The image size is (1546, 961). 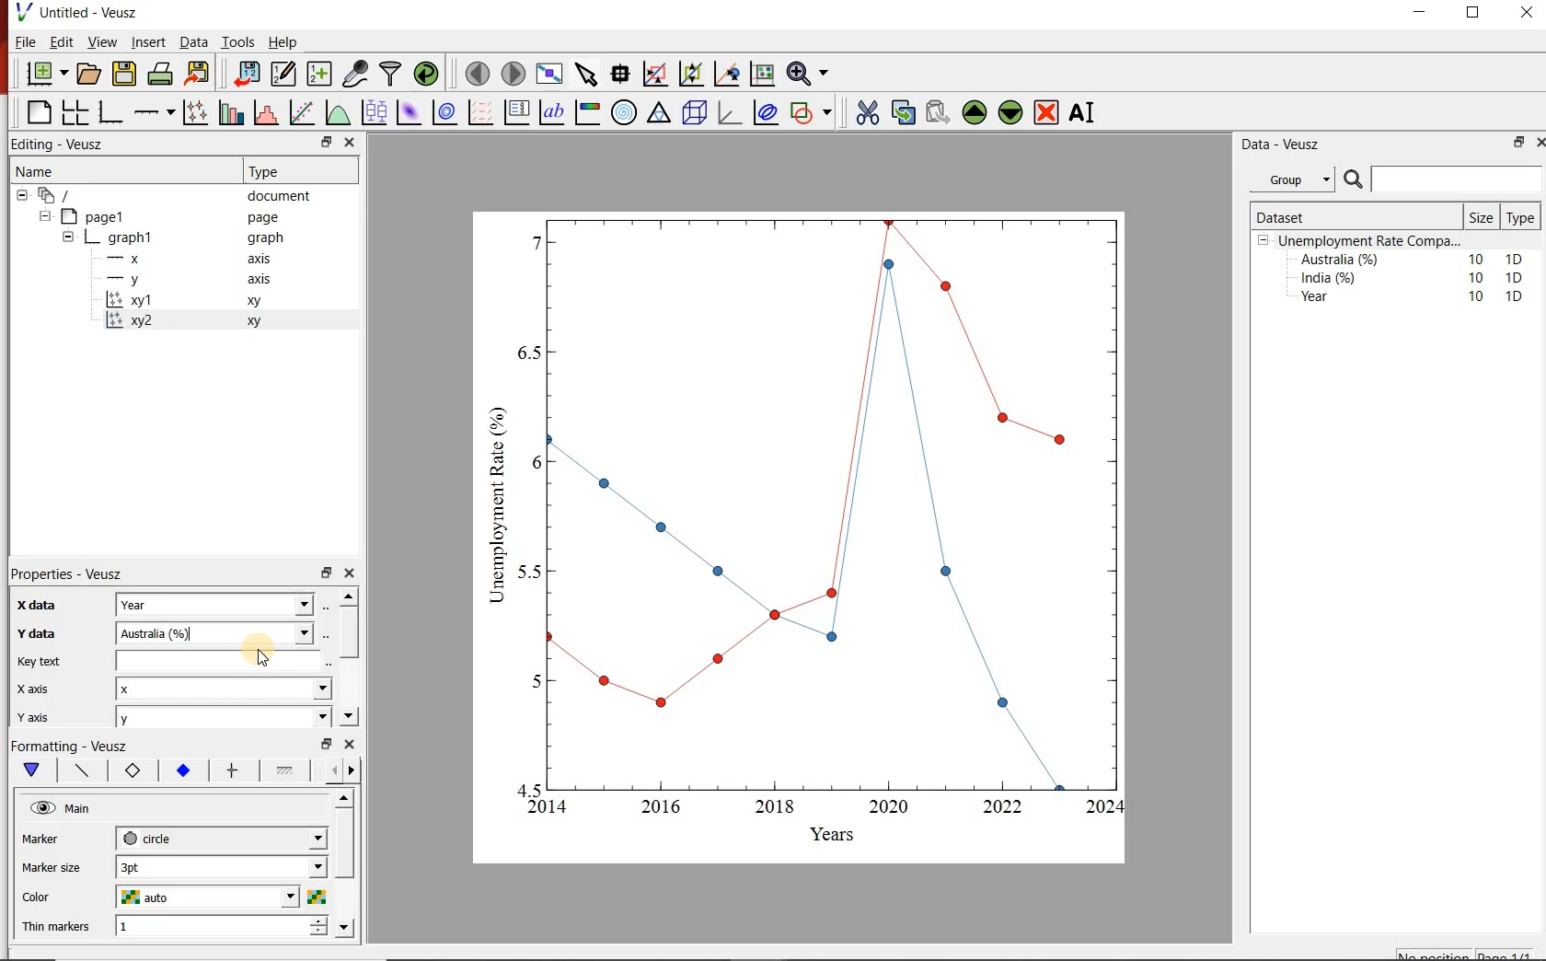 What do you see at coordinates (216, 300) in the screenshot?
I see `xy 1 xy` at bounding box center [216, 300].